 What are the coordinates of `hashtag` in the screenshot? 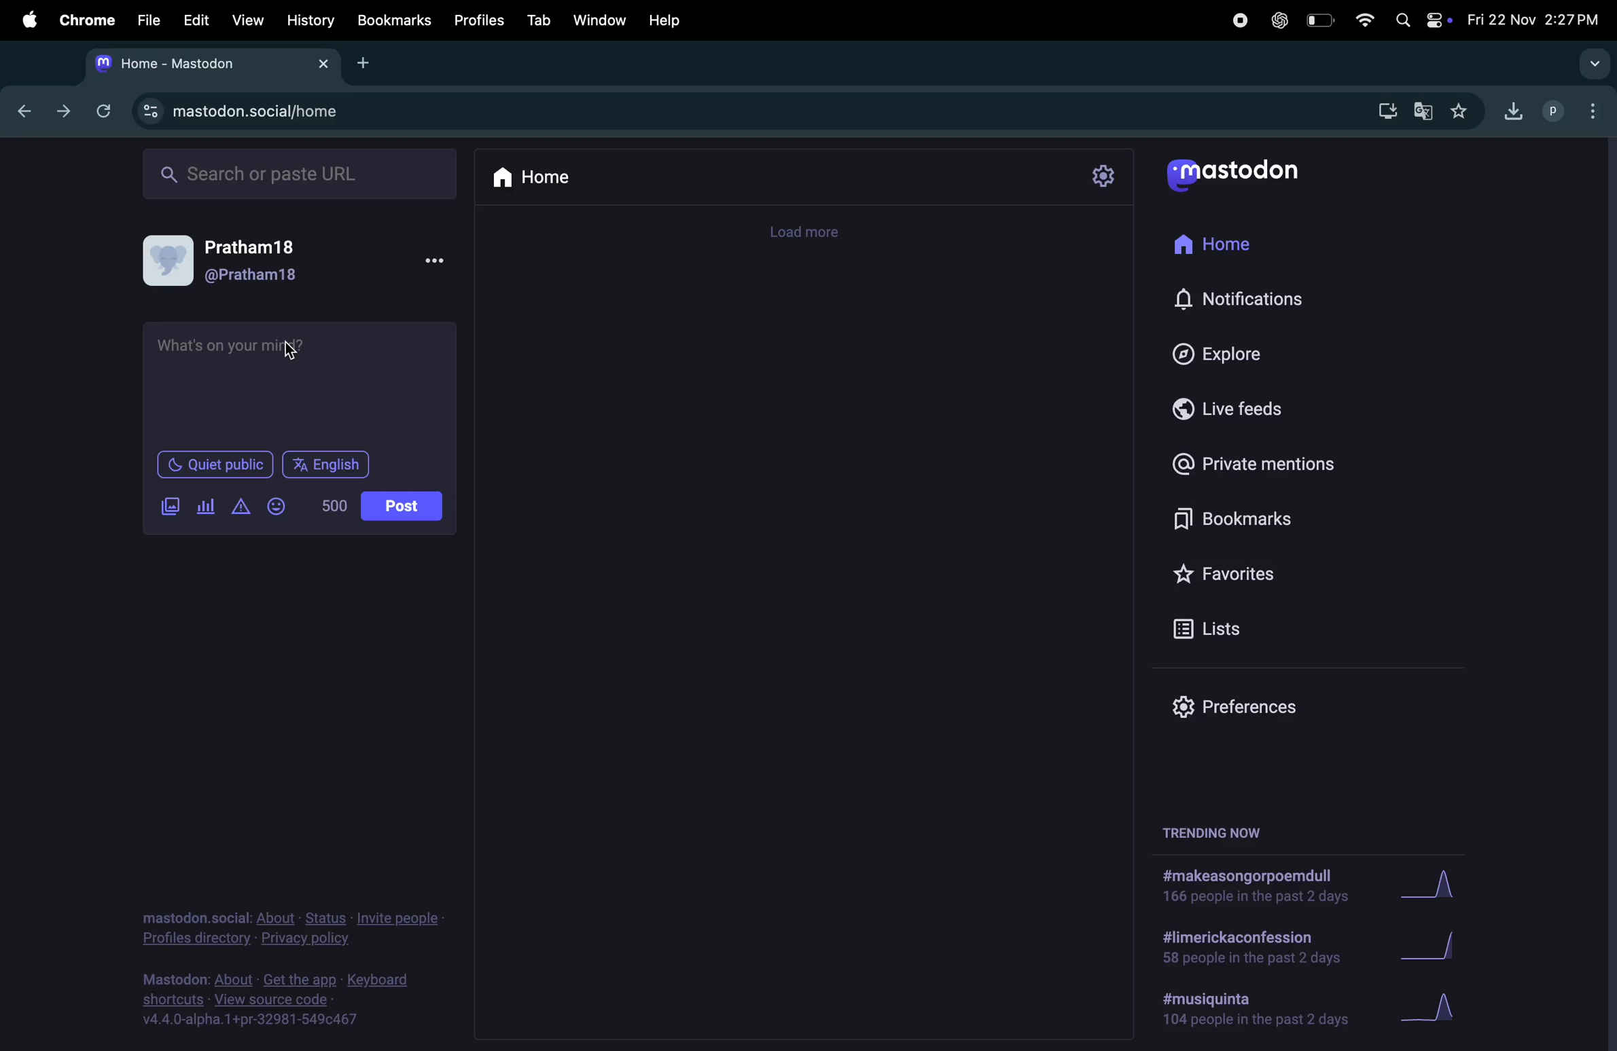 It's located at (1256, 1011).